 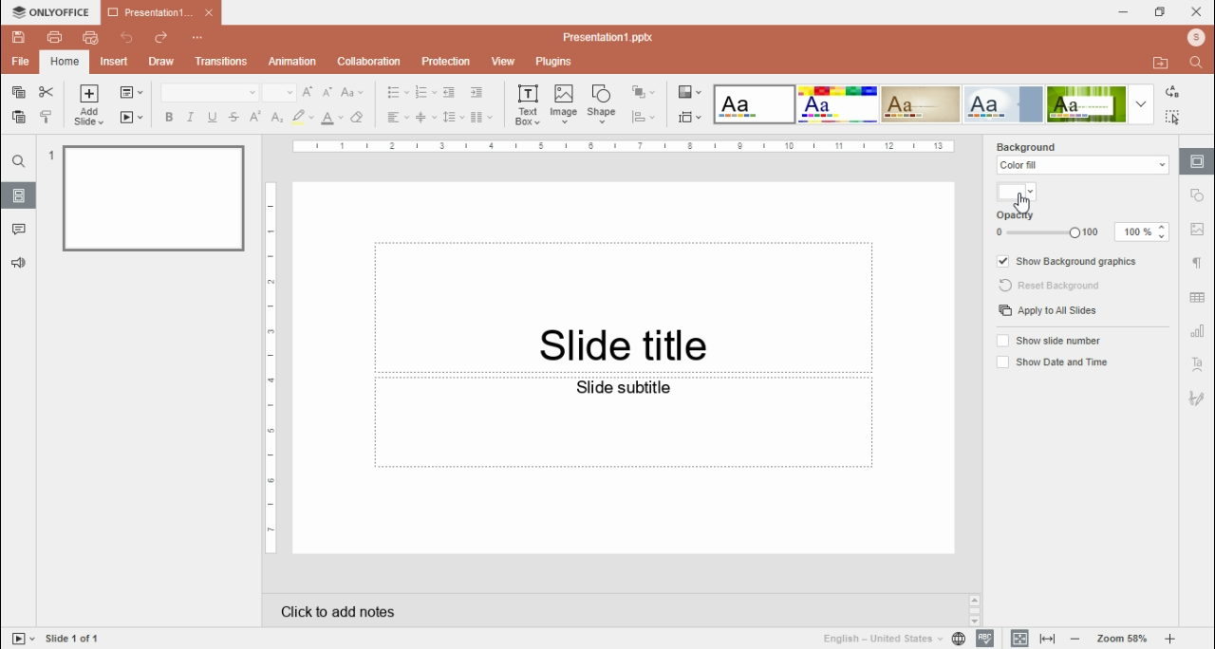 What do you see at coordinates (425, 118) in the screenshot?
I see `vertical align` at bounding box center [425, 118].